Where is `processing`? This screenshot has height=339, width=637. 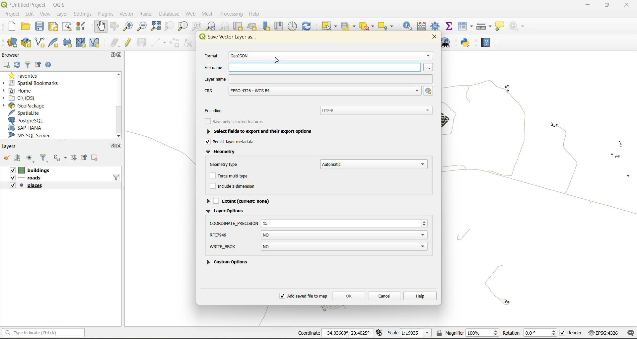 processing is located at coordinates (231, 13).